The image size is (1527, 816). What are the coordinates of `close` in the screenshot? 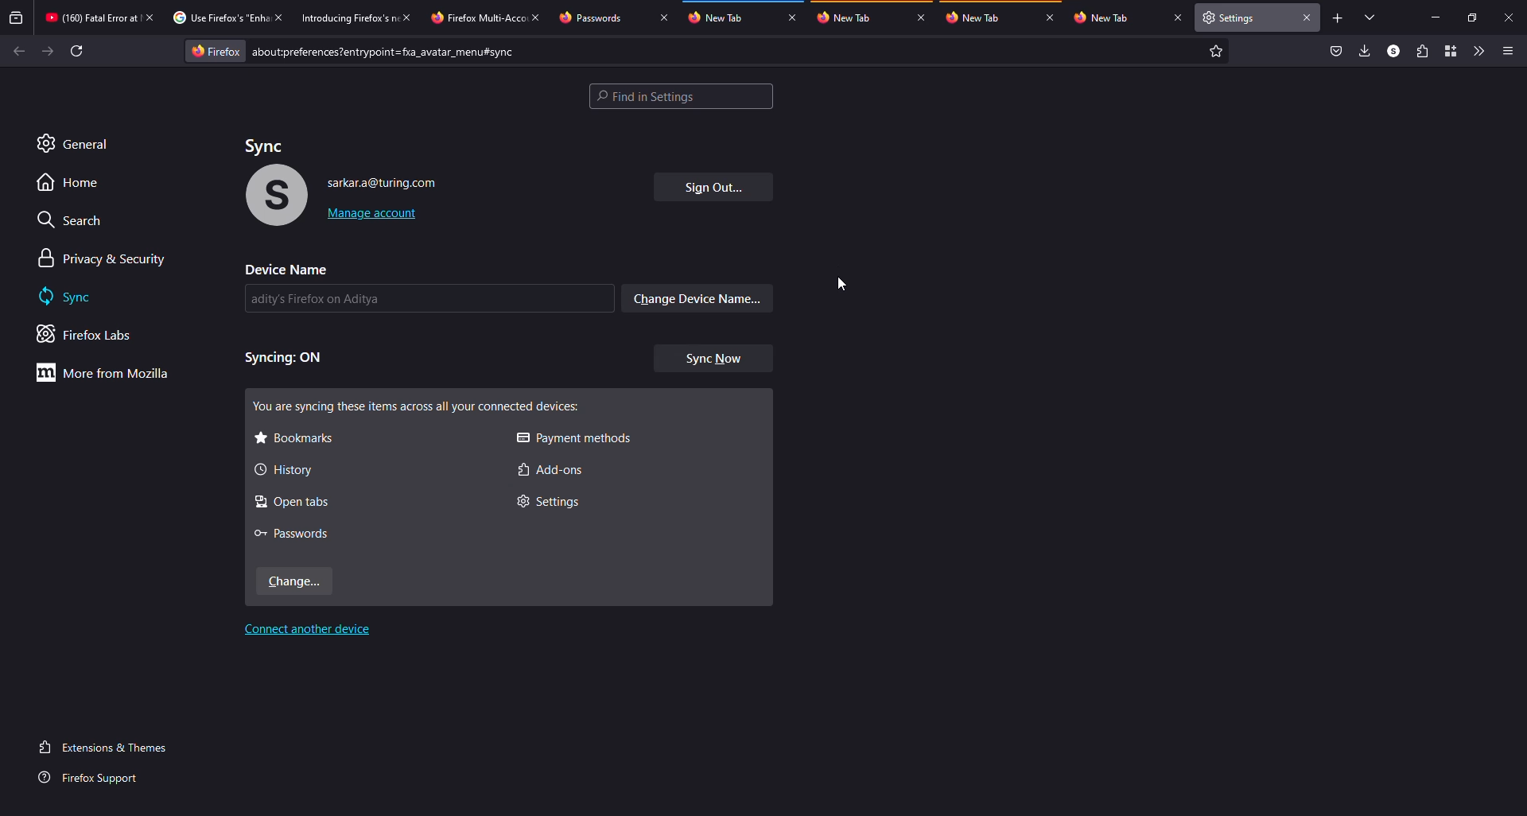 It's located at (151, 17).